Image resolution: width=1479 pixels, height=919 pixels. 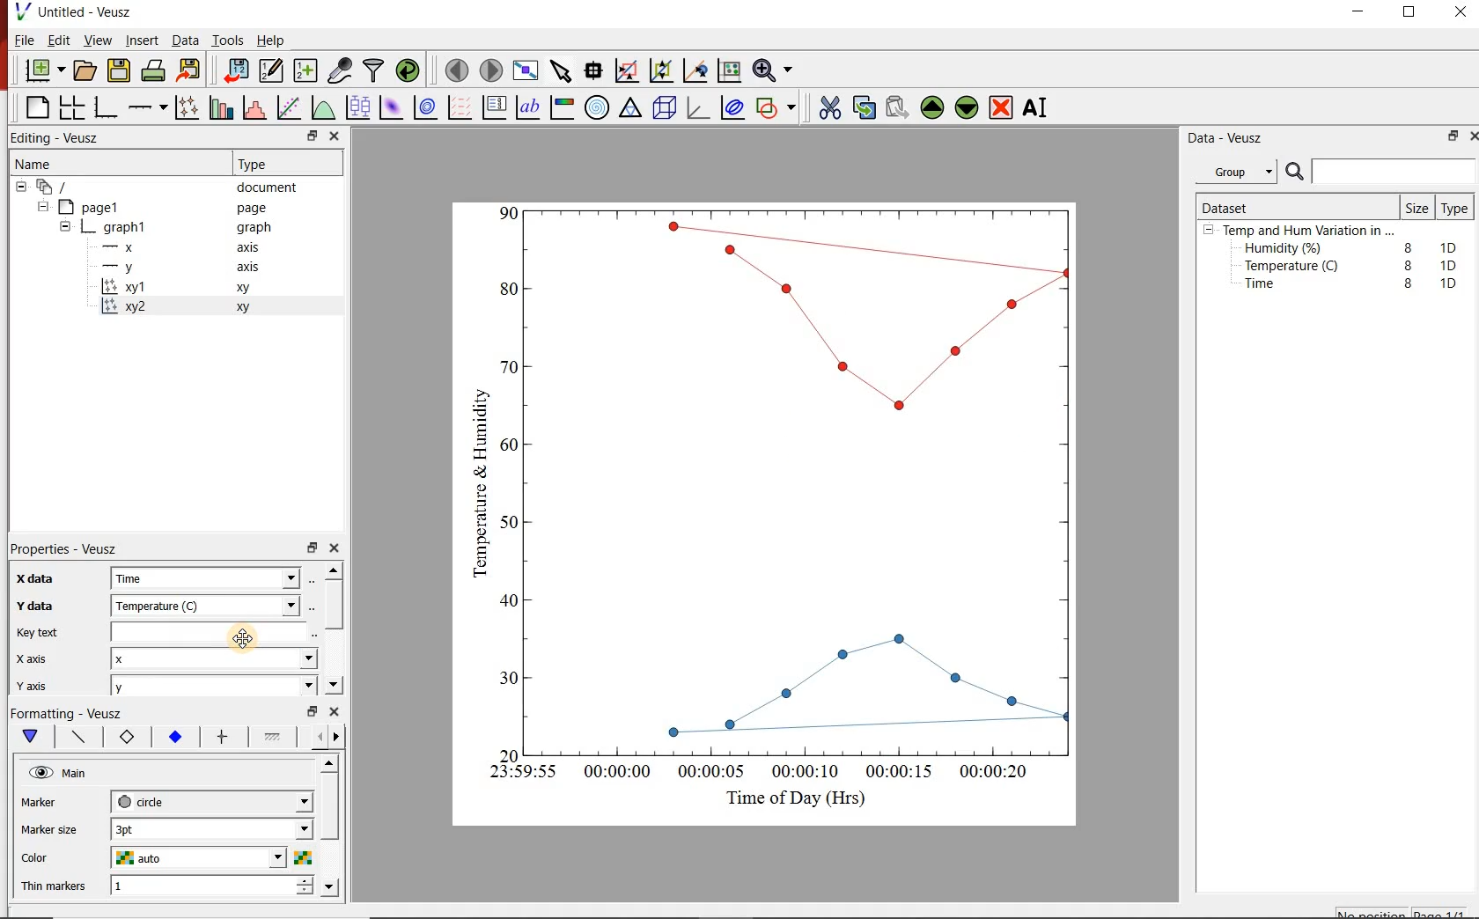 I want to click on x axis, so click(x=42, y=658).